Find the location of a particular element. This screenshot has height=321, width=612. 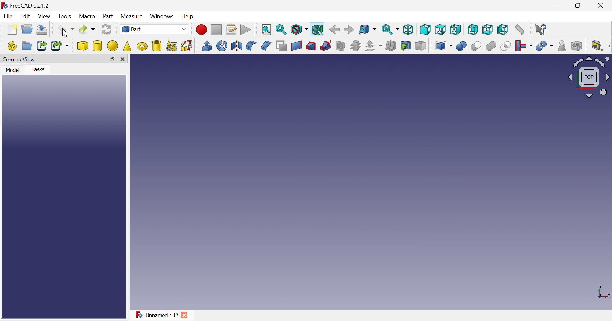

Fillet... is located at coordinates (251, 46).